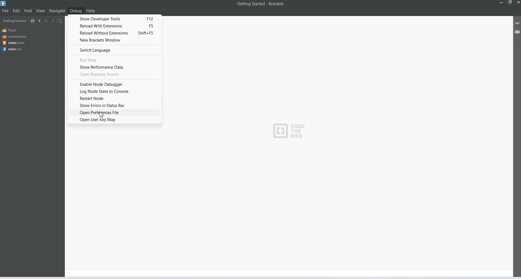  I want to click on Logo, so click(4, 4).